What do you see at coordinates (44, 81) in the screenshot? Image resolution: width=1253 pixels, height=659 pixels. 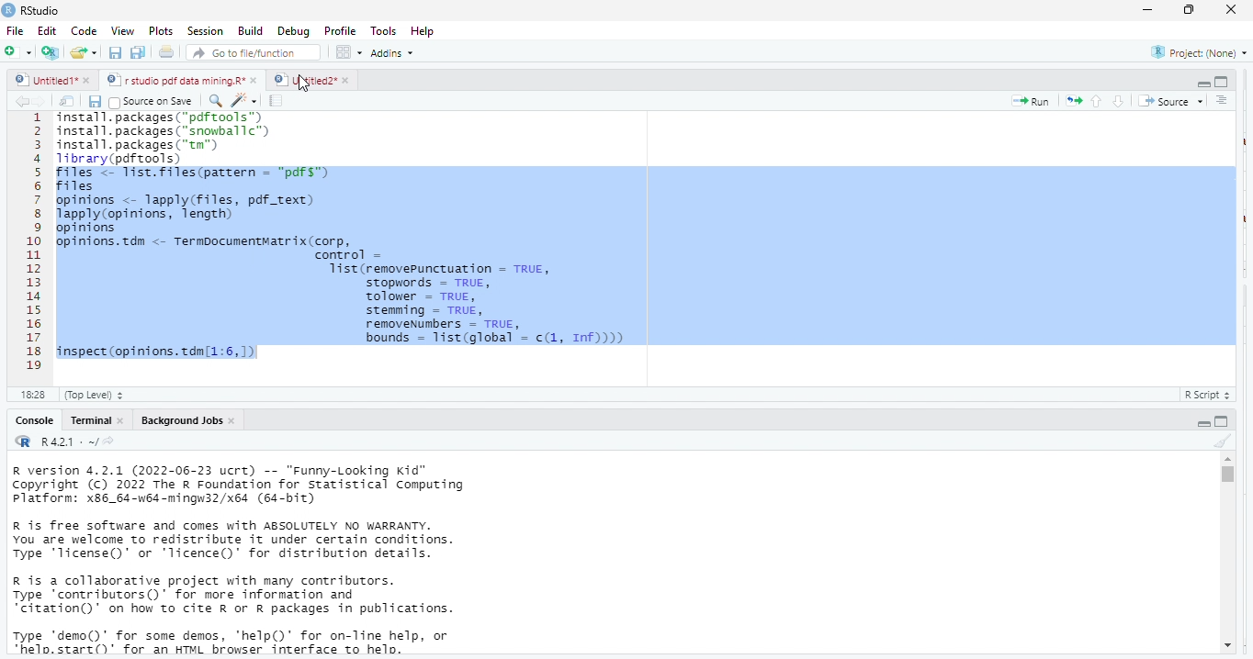 I see `untitled1` at bounding box center [44, 81].